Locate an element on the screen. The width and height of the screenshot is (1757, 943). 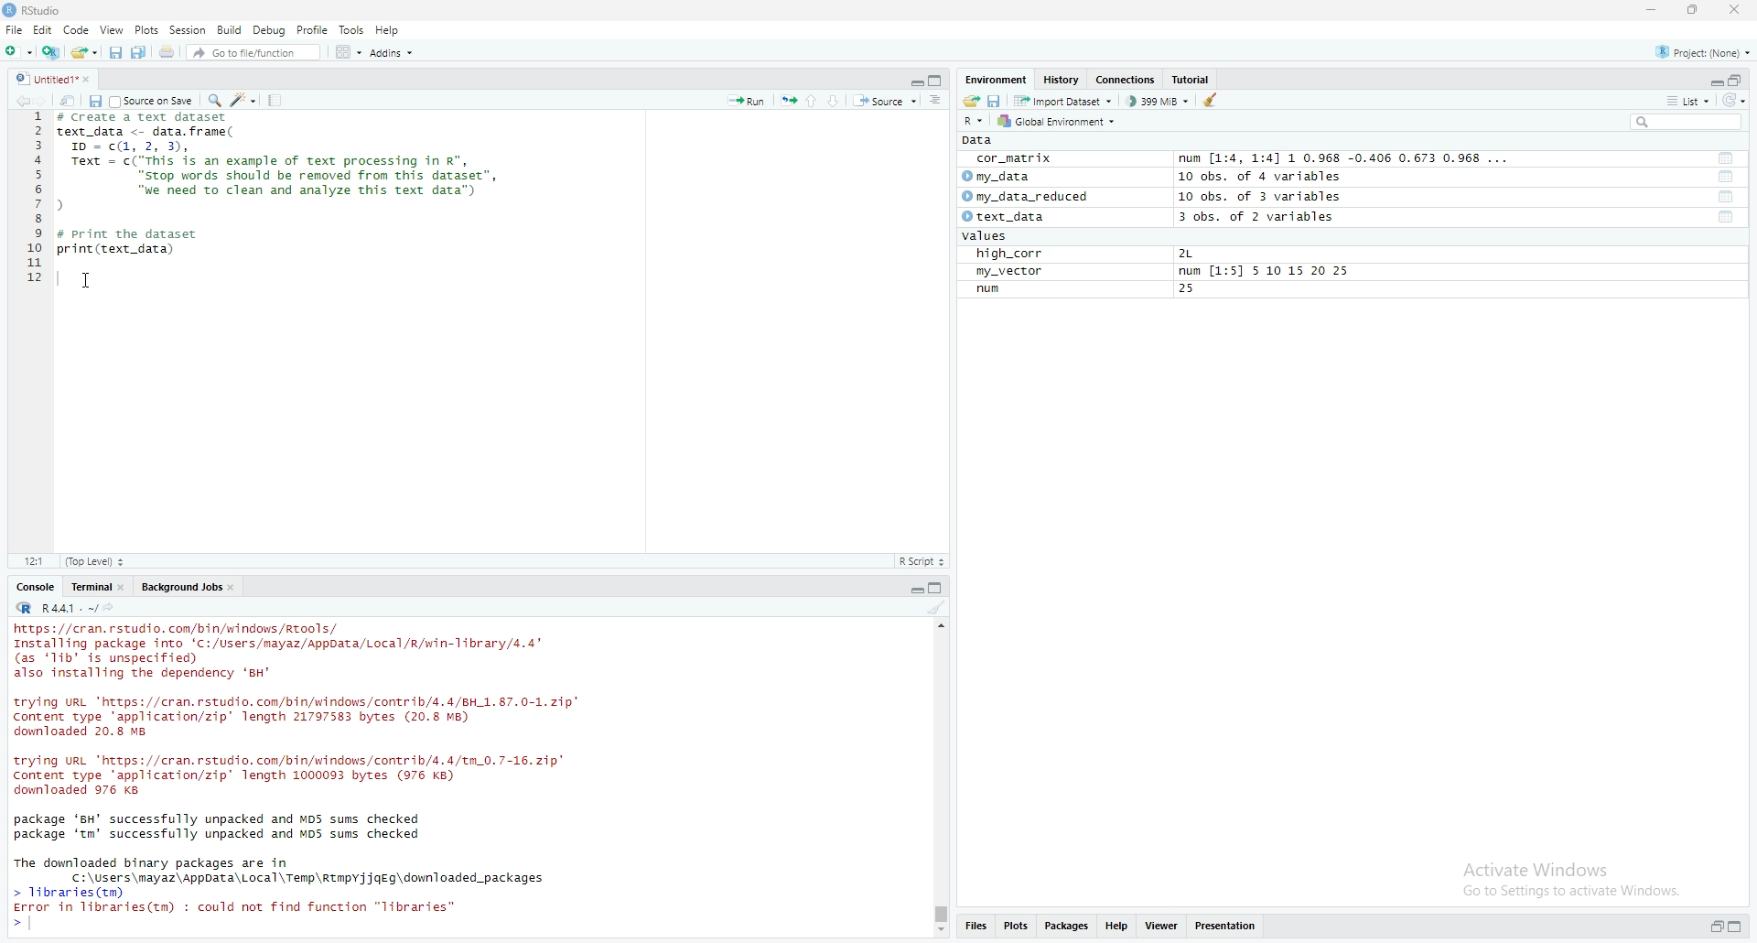
help is located at coordinates (388, 30).